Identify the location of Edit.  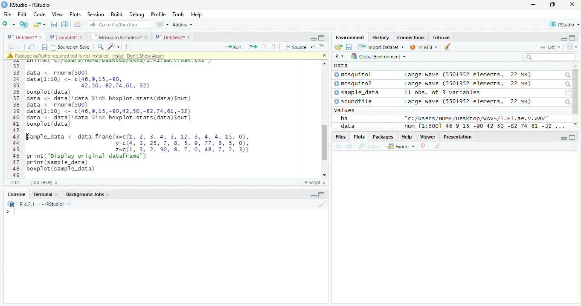
(23, 14).